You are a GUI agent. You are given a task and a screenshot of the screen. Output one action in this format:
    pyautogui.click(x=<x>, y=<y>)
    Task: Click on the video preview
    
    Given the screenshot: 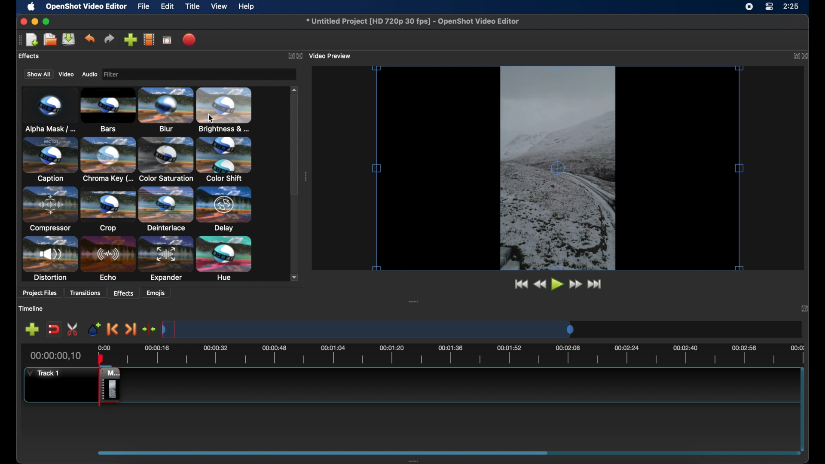 What is the action you would take?
    pyautogui.click(x=331, y=55)
    